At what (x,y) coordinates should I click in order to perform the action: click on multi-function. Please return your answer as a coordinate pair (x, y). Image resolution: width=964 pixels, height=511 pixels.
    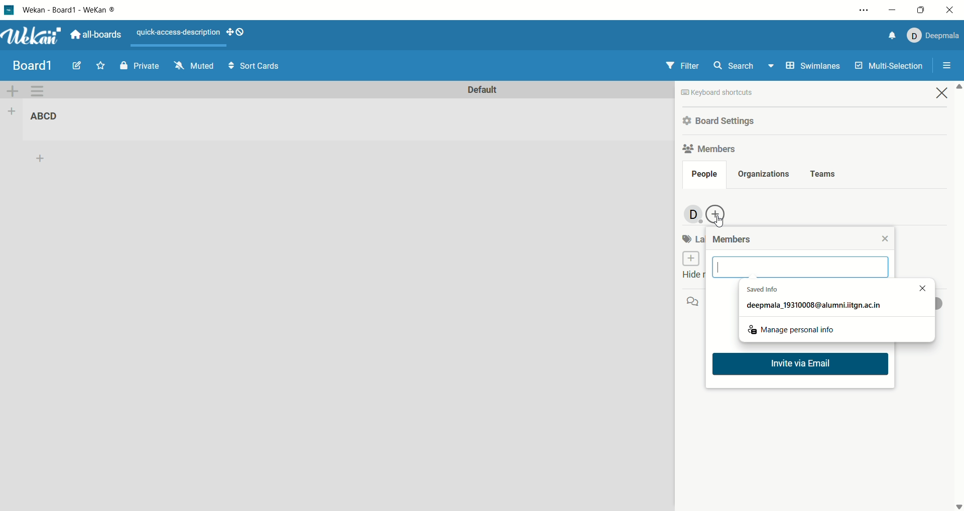
    Looking at the image, I should click on (887, 68).